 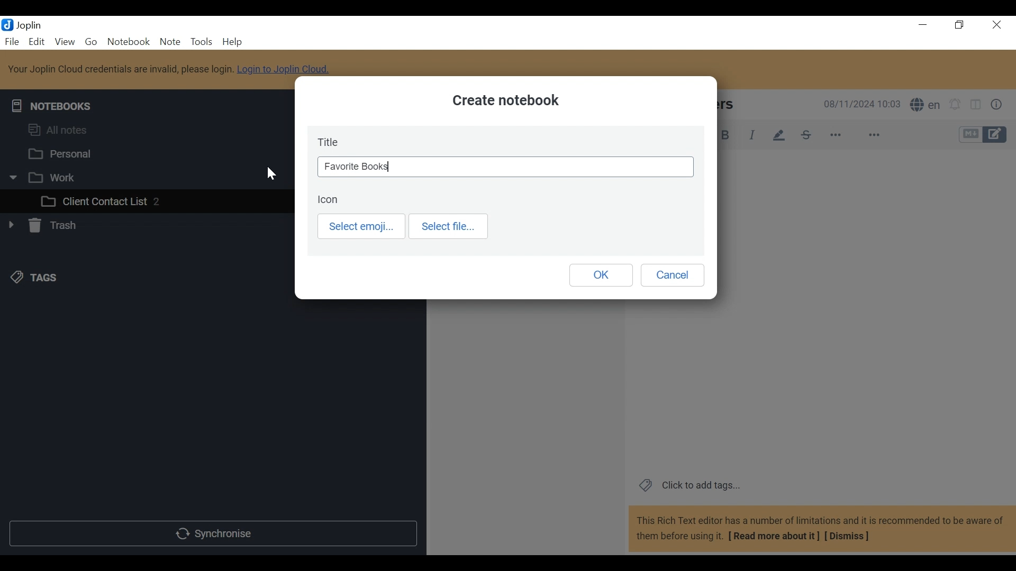 I want to click on Trash, so click(x=47, y=226).